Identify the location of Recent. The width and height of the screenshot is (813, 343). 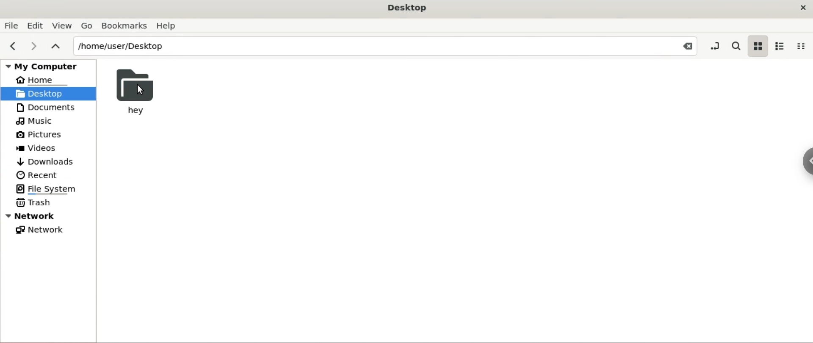
(36, 174).